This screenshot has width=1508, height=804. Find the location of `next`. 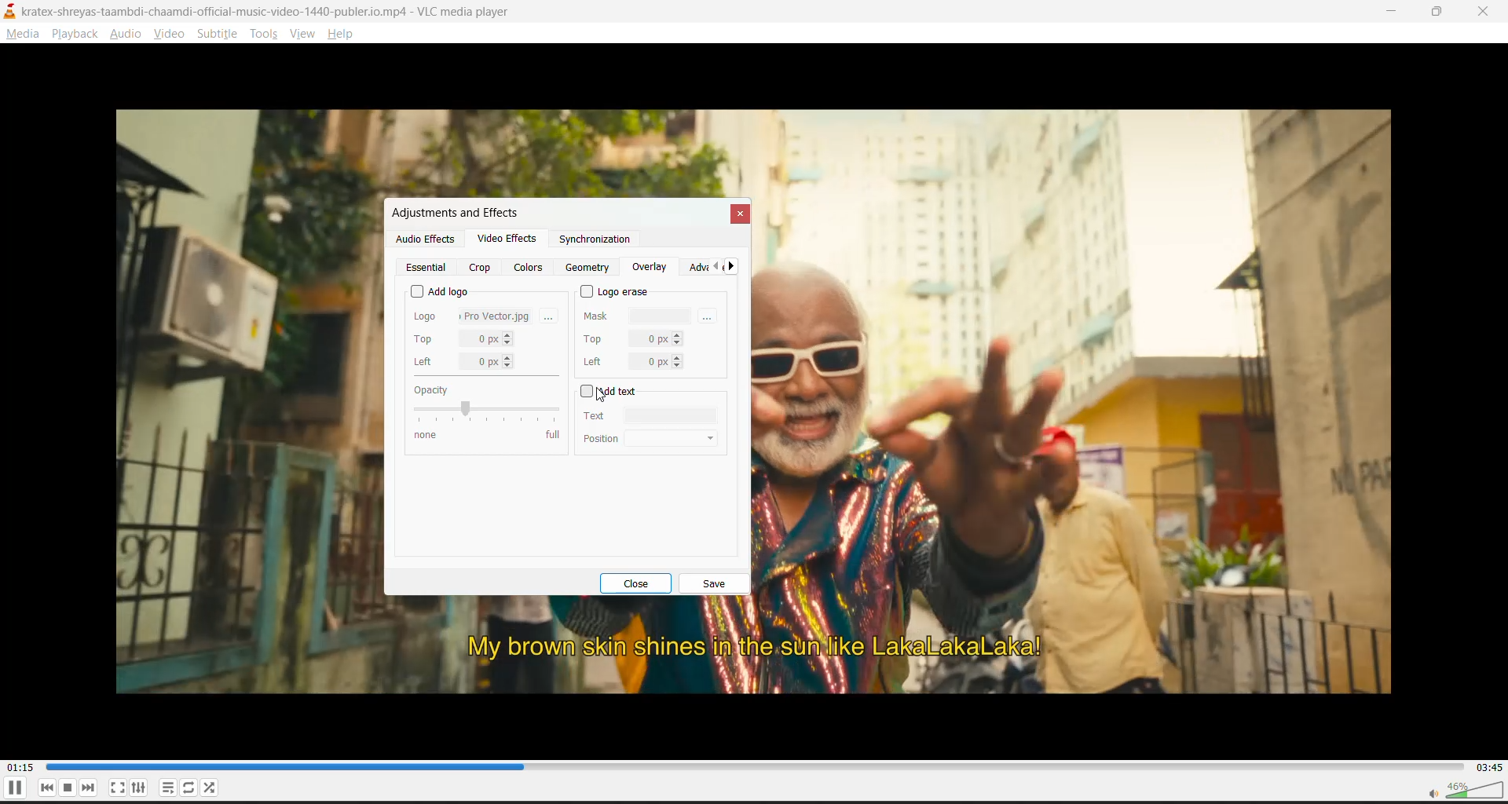

next is located at coordinates (734, 269).